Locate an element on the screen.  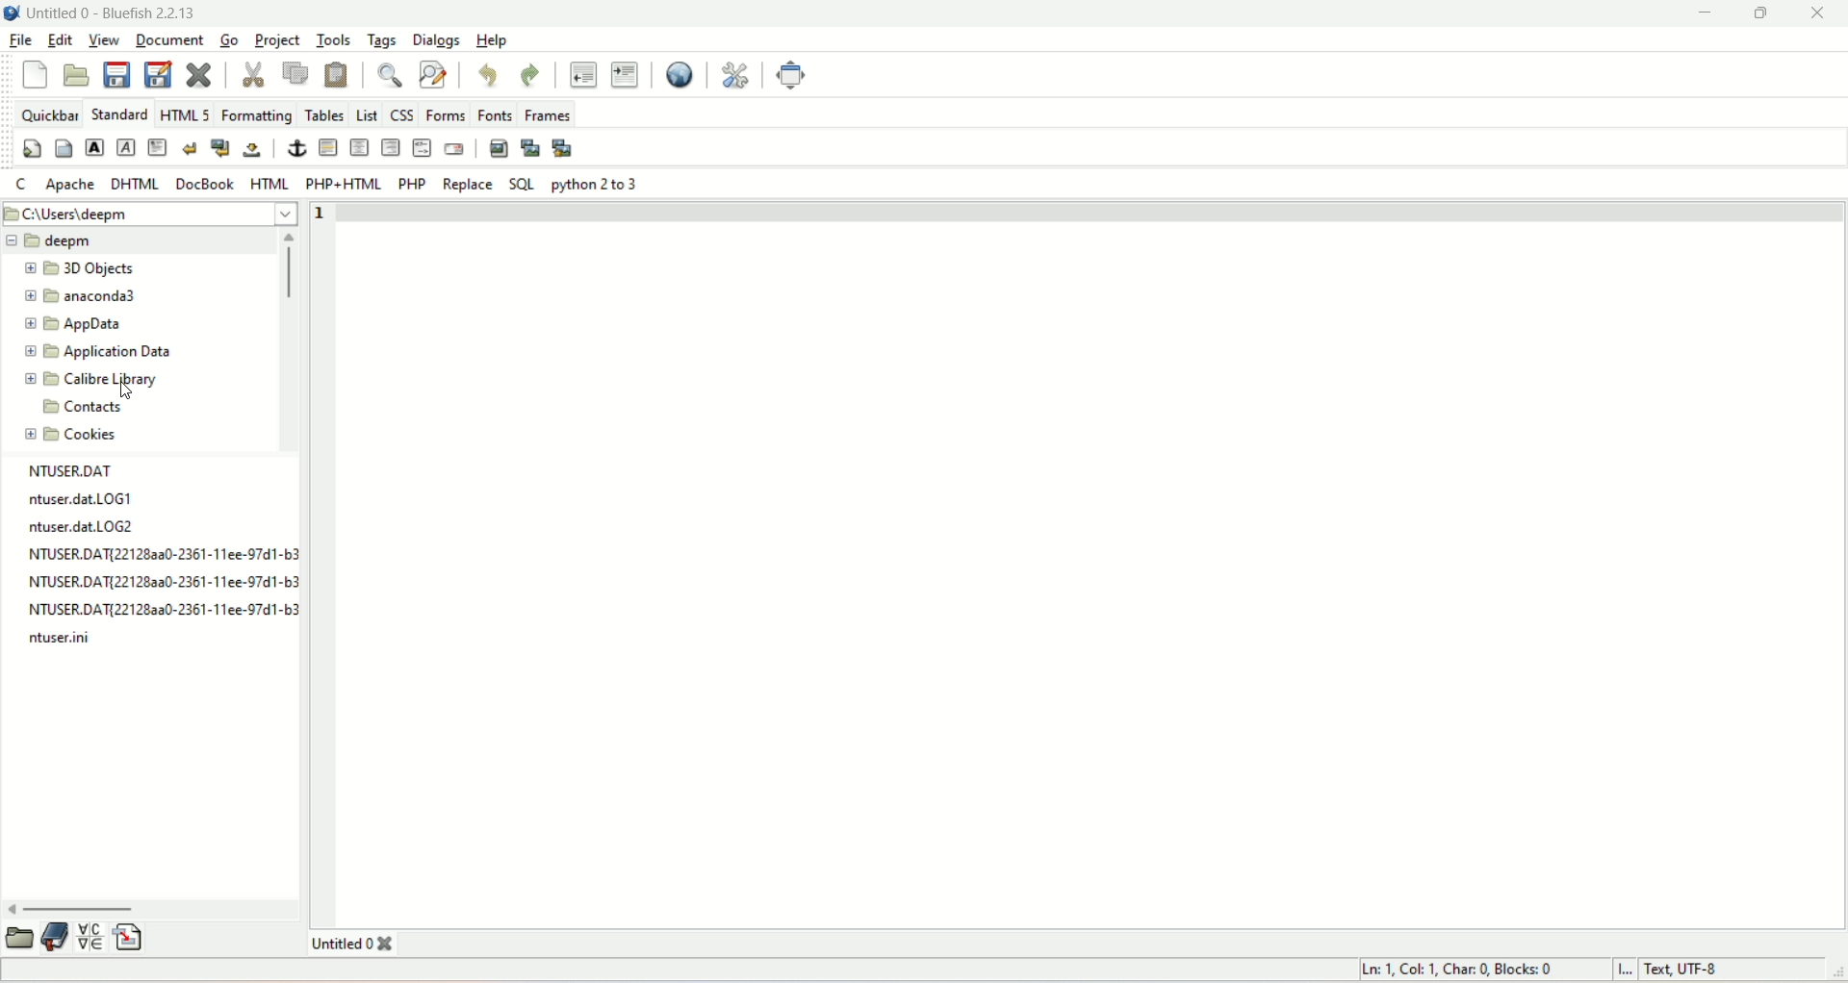
forms is located at coordinates (448, 114).